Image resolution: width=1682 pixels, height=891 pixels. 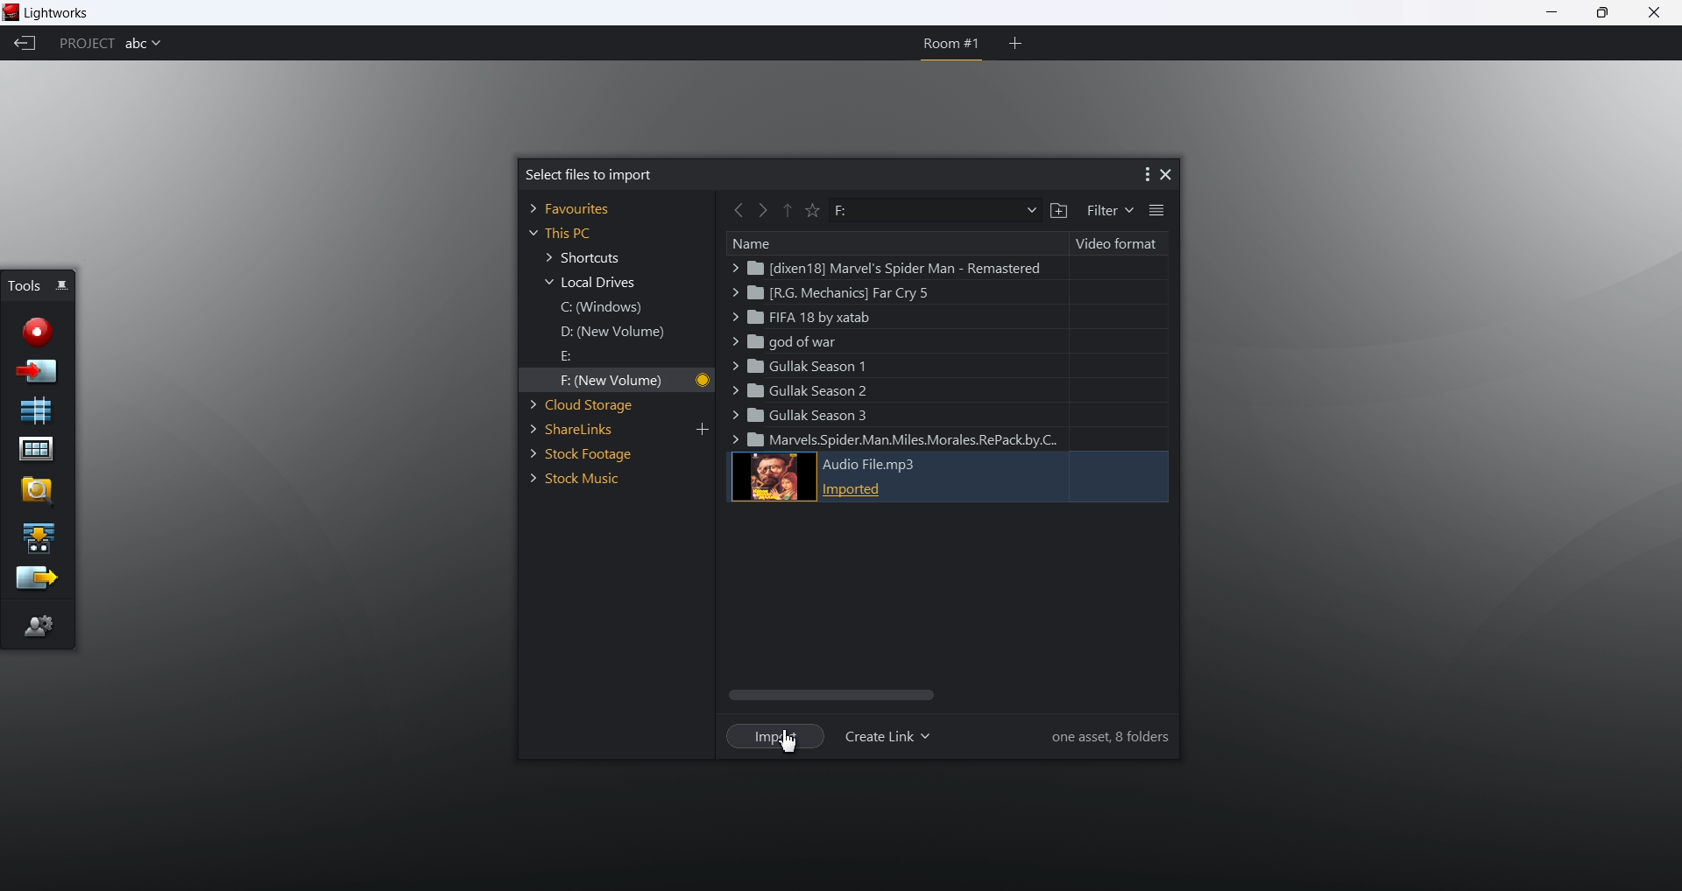 I want to click on record, so click(x=37, y=328).